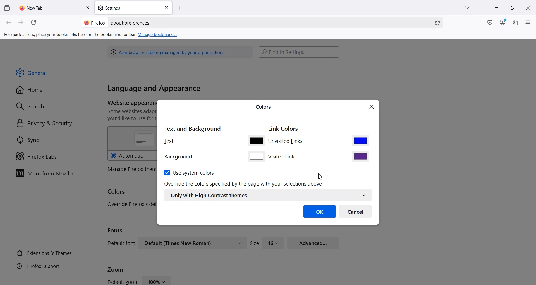  I want to click on Setting Tab, so click(134, 8).